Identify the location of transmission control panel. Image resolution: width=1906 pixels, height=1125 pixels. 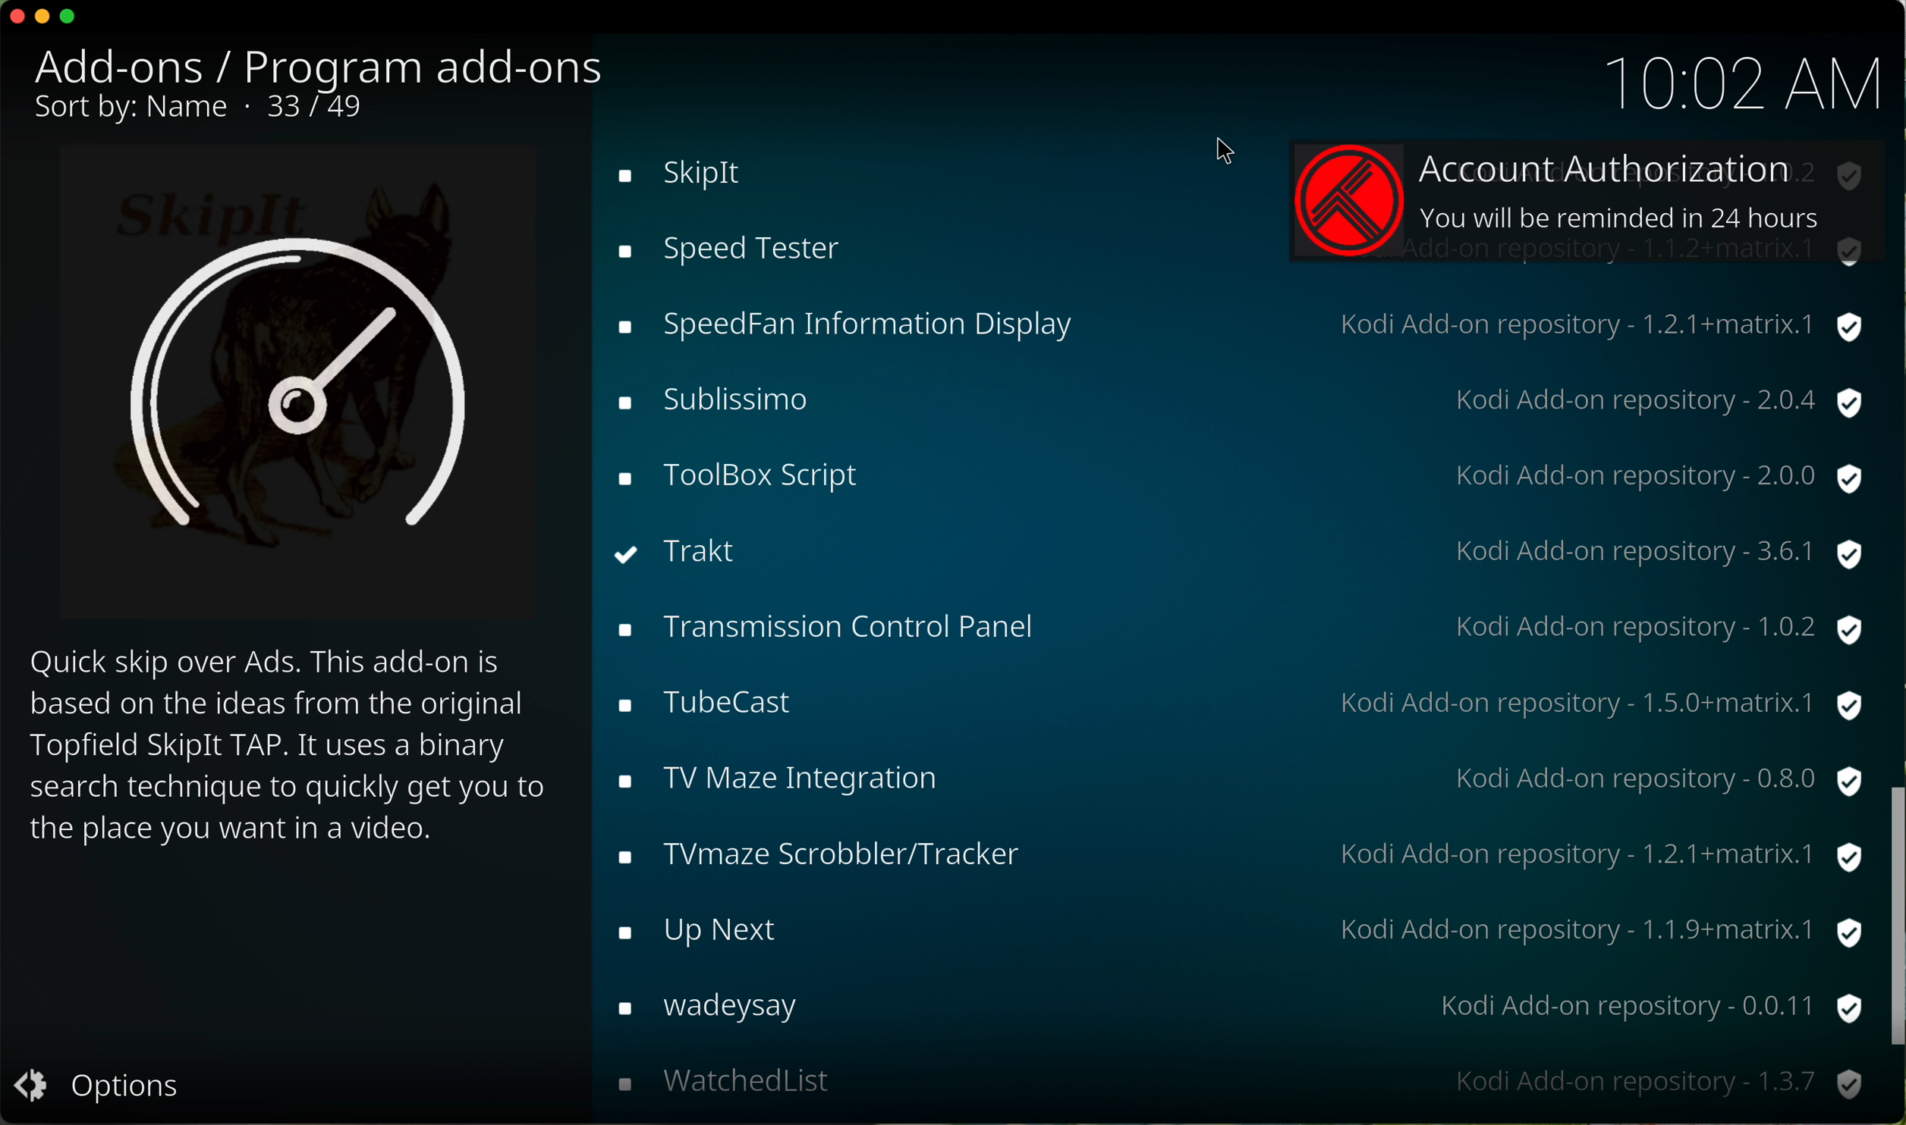
(1234, 321).